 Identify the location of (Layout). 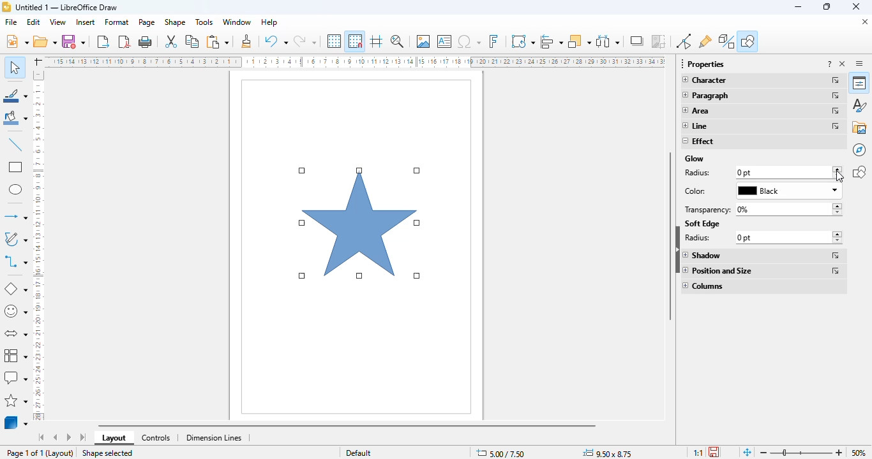
(60, 454).